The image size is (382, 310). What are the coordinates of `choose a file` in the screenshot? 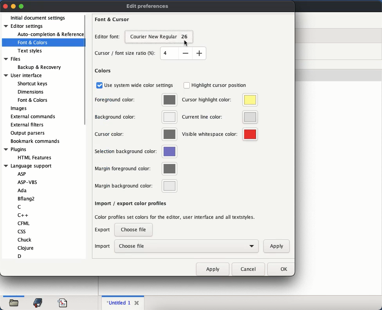 It's located at (133, 229).